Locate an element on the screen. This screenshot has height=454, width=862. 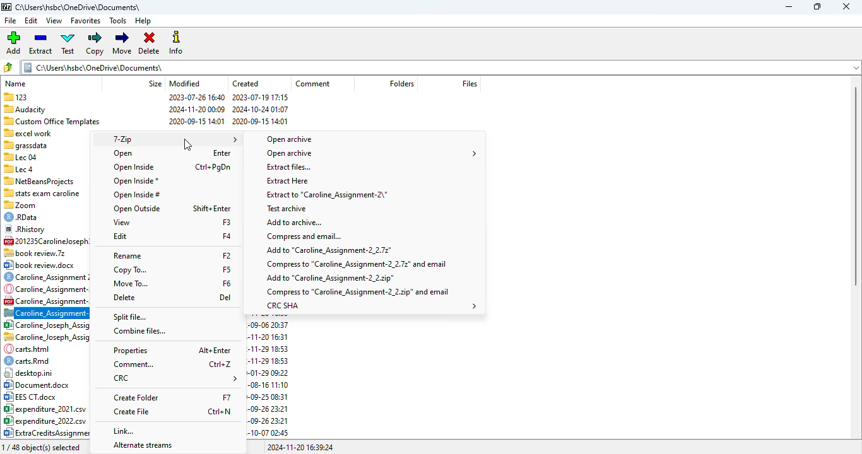
tools is located at coordinates (118, 21).